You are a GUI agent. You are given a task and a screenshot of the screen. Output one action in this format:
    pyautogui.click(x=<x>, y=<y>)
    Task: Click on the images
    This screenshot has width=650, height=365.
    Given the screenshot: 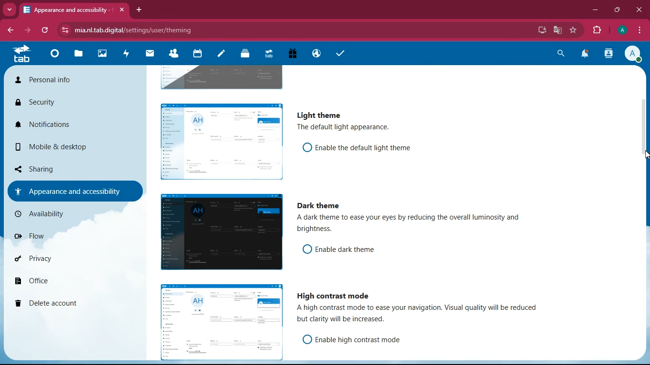 What is the action you would take?
    pyautogui.click(x=100, y=54)
    